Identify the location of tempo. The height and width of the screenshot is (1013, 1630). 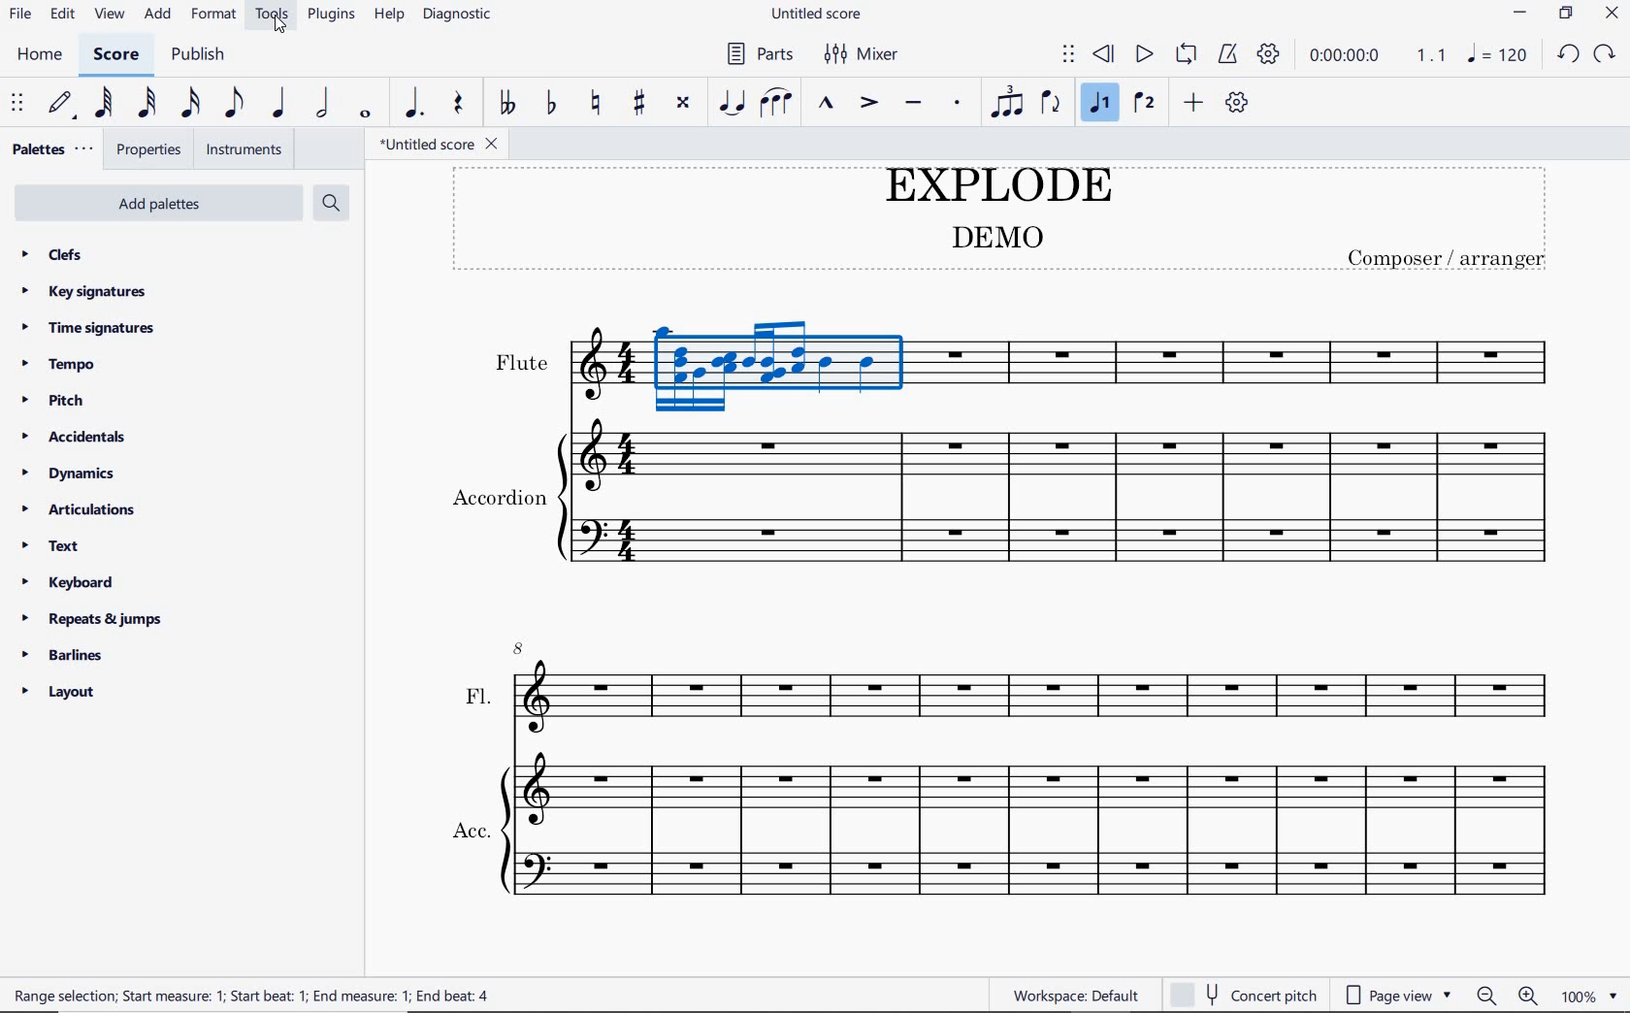
(62, 366).